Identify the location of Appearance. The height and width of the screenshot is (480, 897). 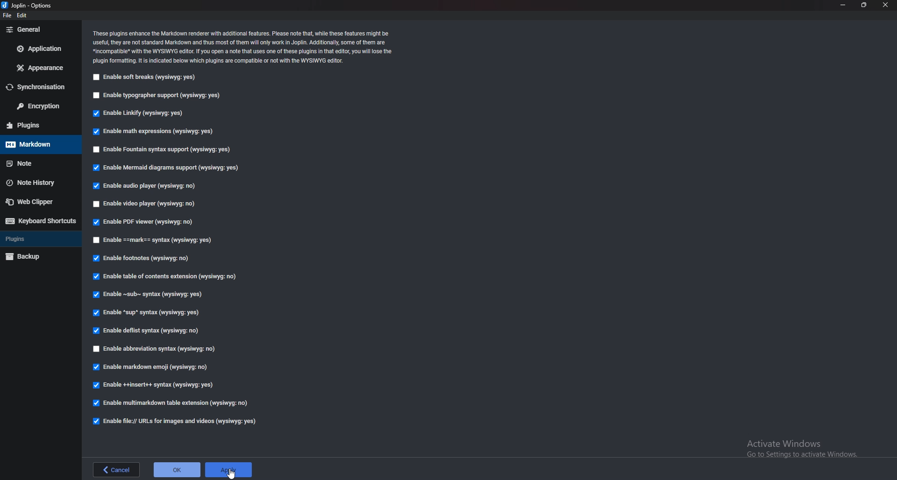
(40, 67).